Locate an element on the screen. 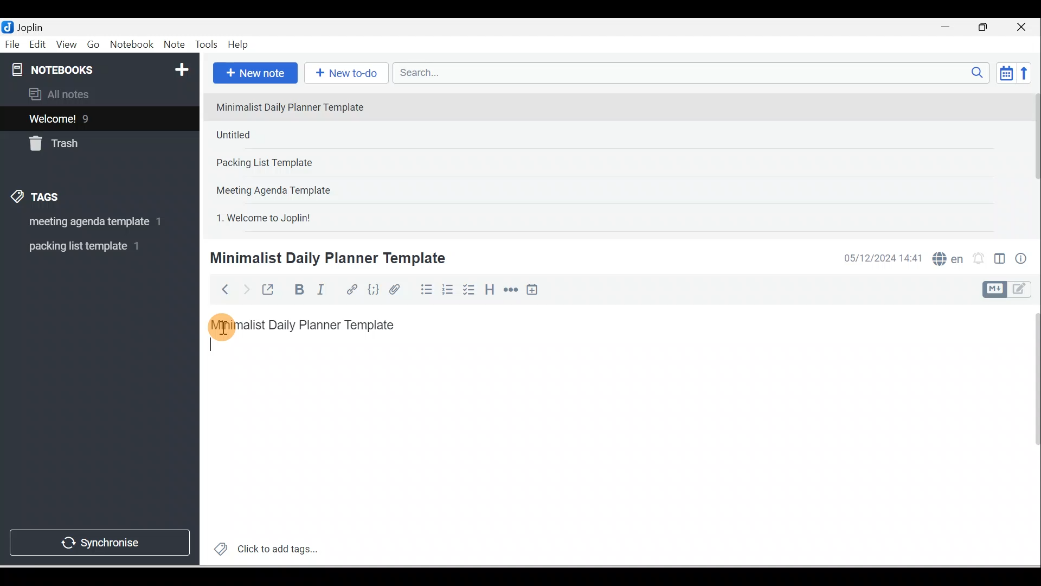 The height and width of the screenshot is (586, 1041). Tools is located at coordinates (206, 44).